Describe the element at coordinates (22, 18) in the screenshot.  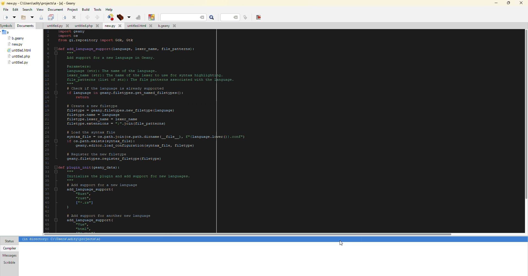
I see `open` at that location.